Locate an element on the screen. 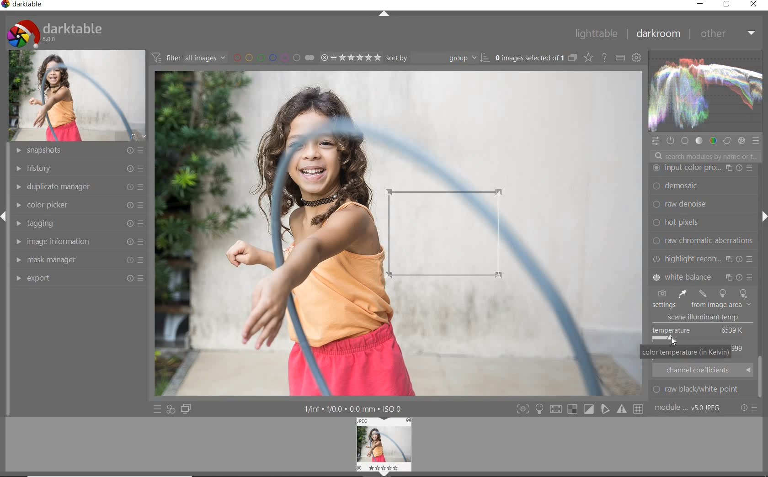 The width and height of the screenshot is (768, 477). lighttable is located at coordinates (596, 34).